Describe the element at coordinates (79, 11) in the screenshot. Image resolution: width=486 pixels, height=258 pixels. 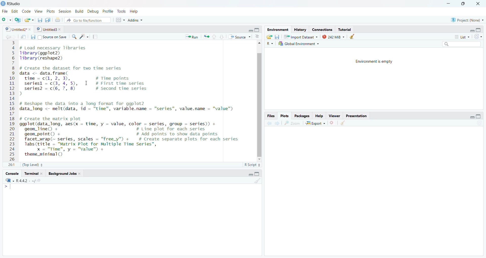
I see `Build` at that location.